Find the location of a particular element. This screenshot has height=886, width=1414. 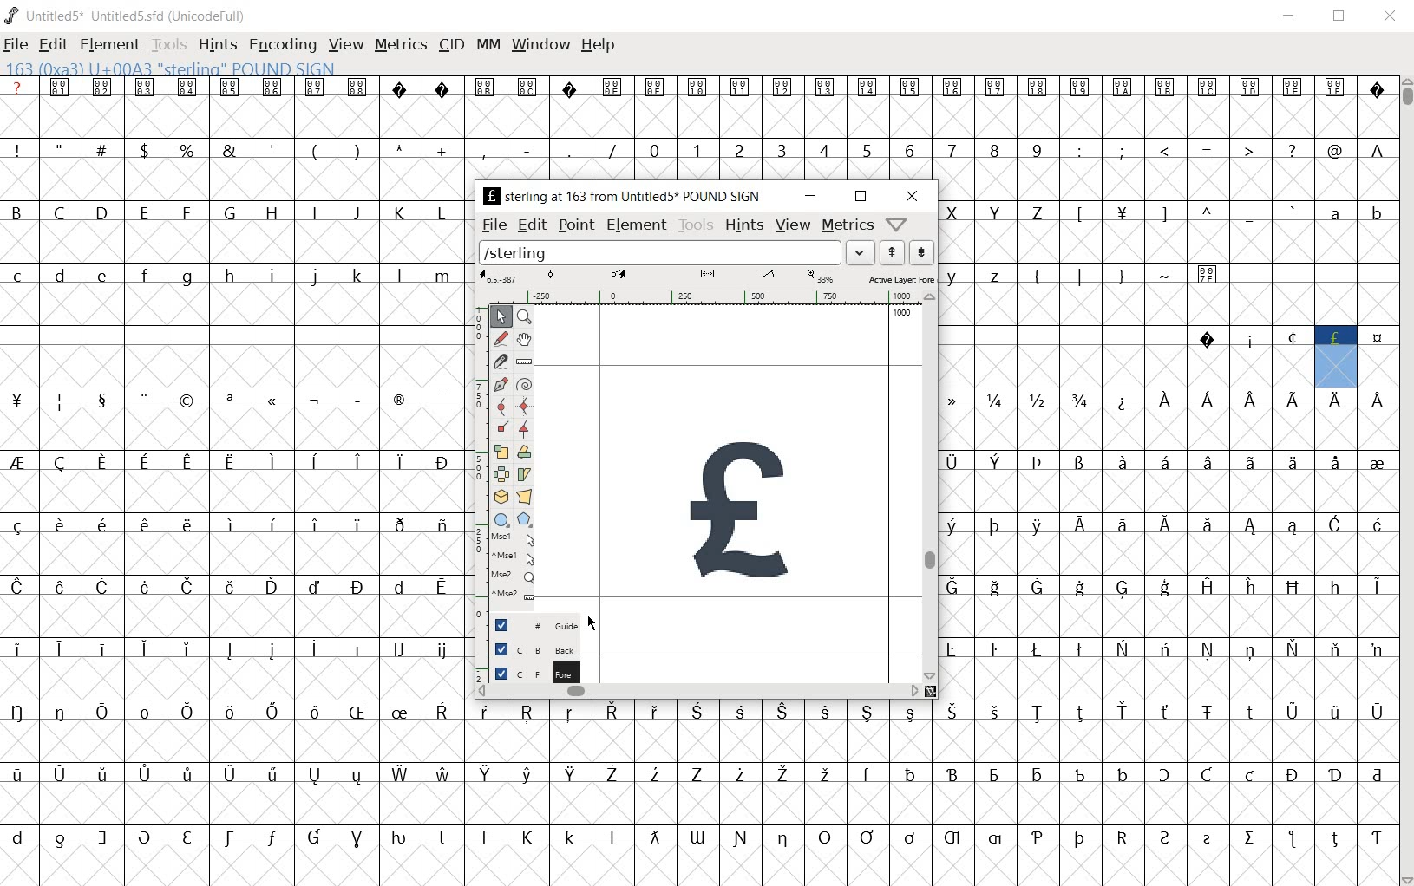

Symbol is located at coordinates (1377, 397).